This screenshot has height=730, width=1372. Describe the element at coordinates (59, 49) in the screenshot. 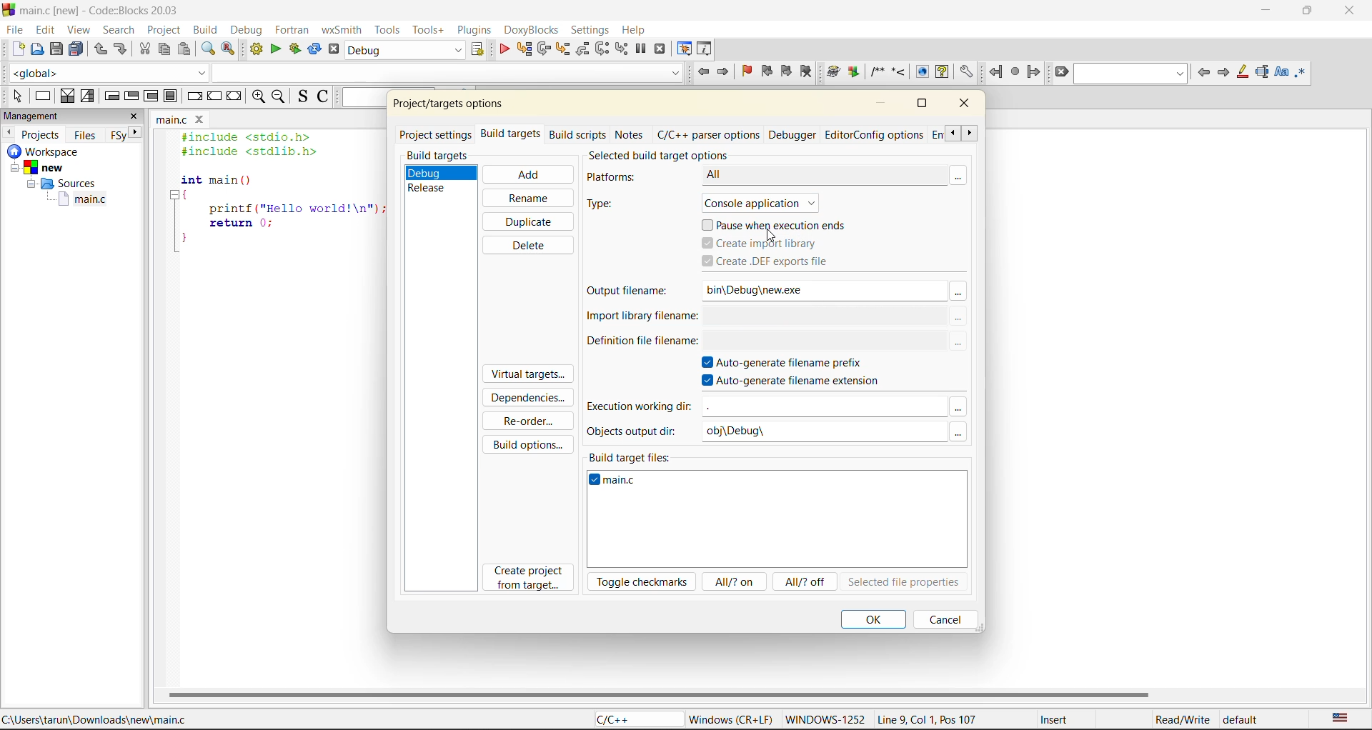

I see `save` at that location.